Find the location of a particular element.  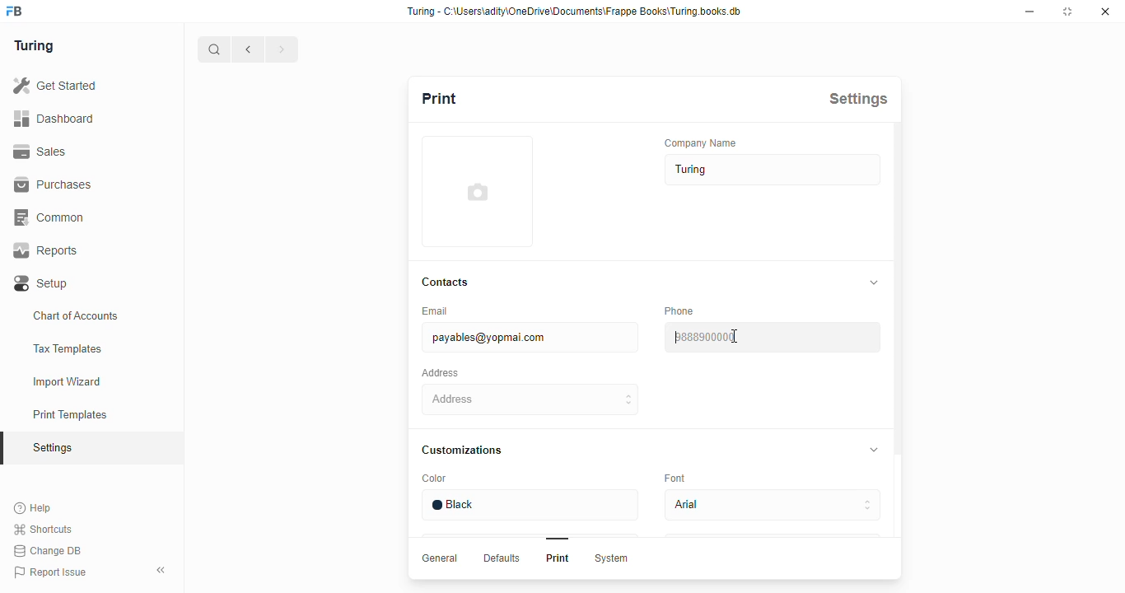

Common is located at coordinates (89, 216).